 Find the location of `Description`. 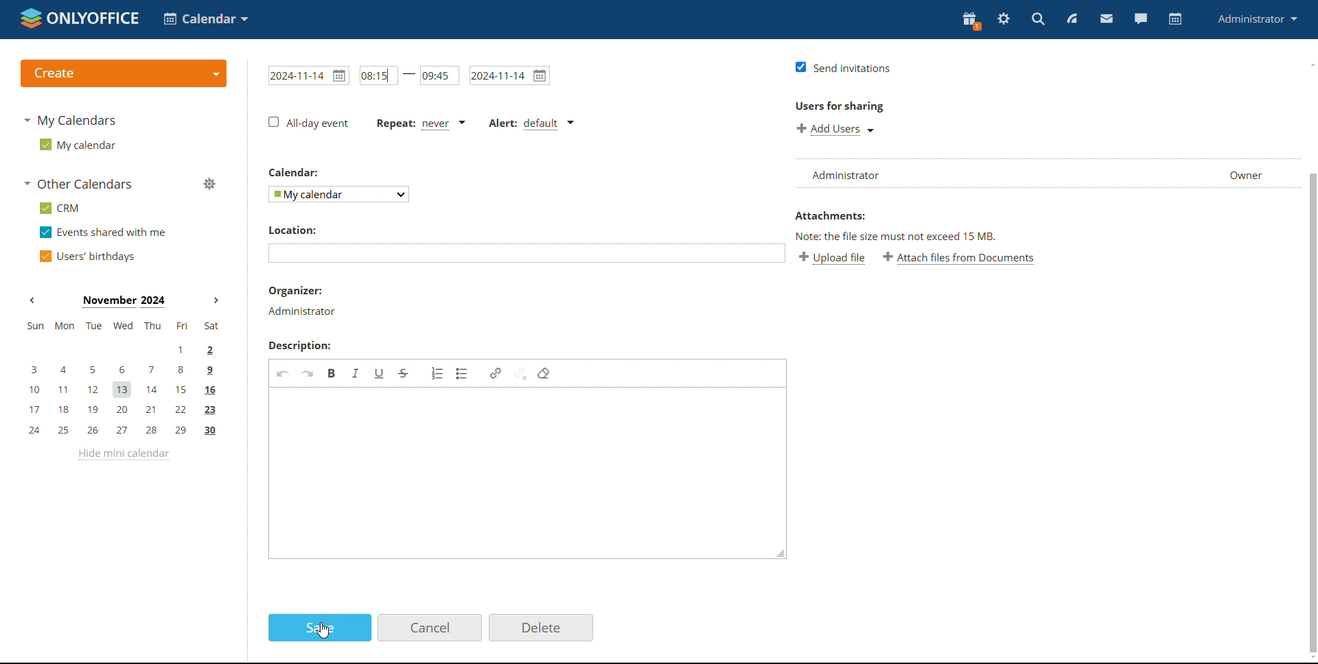

Description is located at coordinates (300, 346).